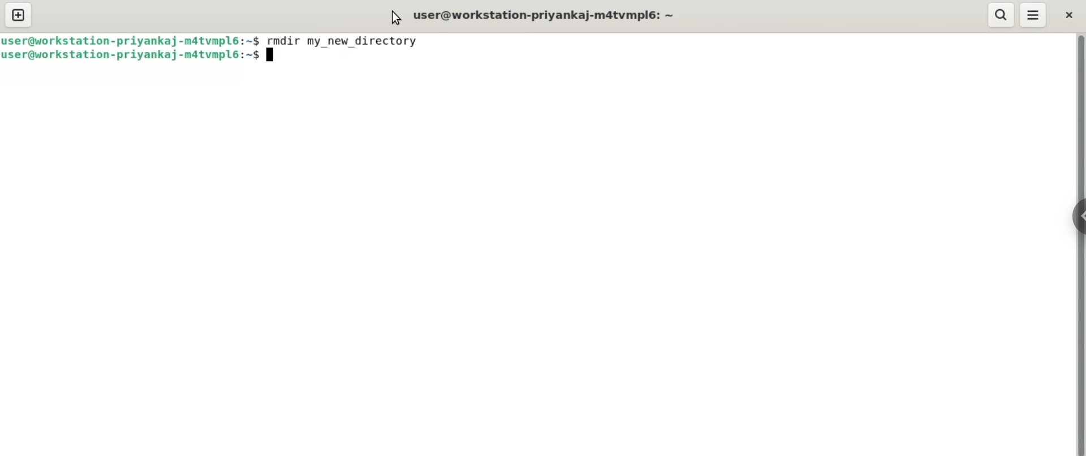  I want to click on rmdir my_new_directory, so click(343, 40).